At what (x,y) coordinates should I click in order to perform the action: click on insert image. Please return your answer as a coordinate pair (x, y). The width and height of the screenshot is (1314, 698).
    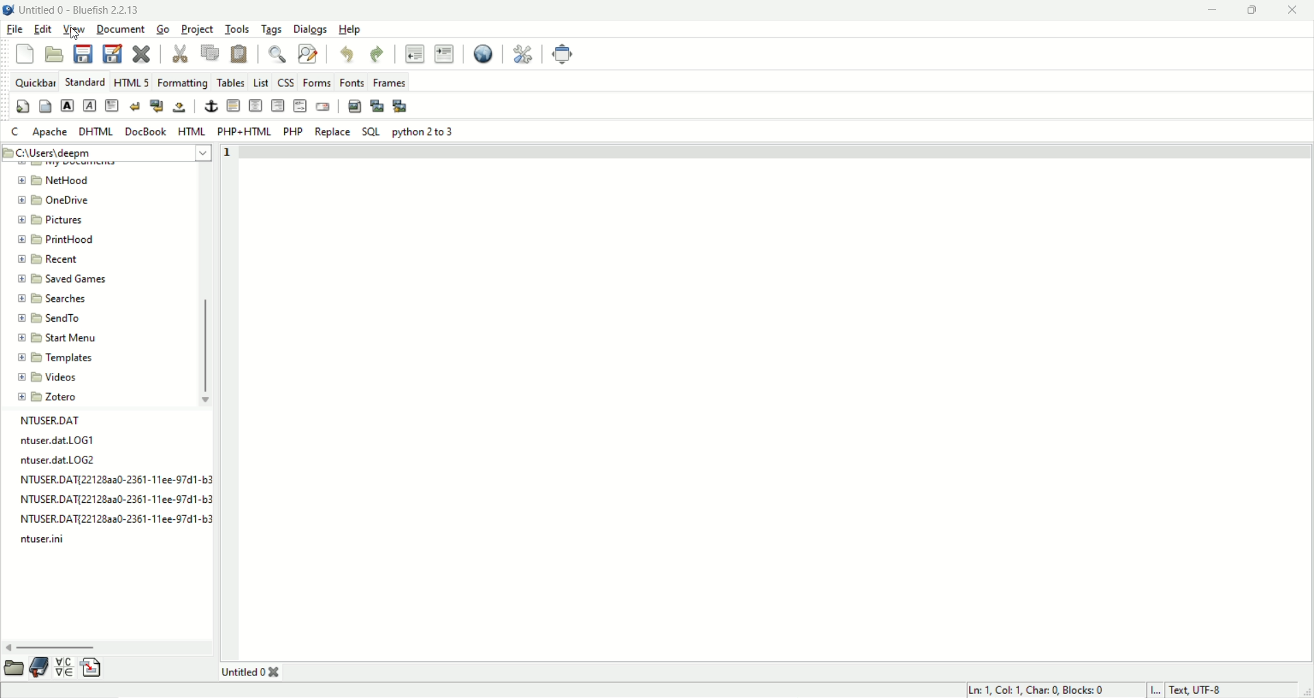
    Looking at the image, I should click on (354, 107).